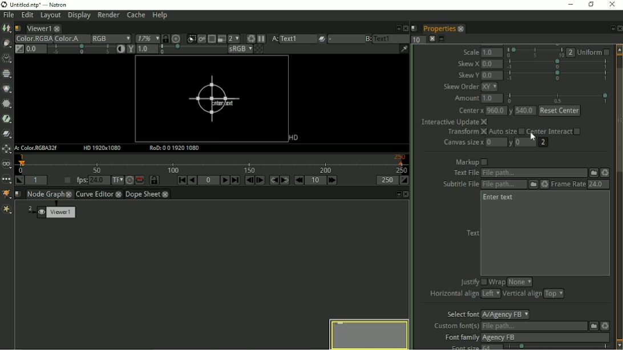  What do you see at coordinates (46, 194) in the screenshot?
I see `Node Graph` at bounding box center [46, 194].